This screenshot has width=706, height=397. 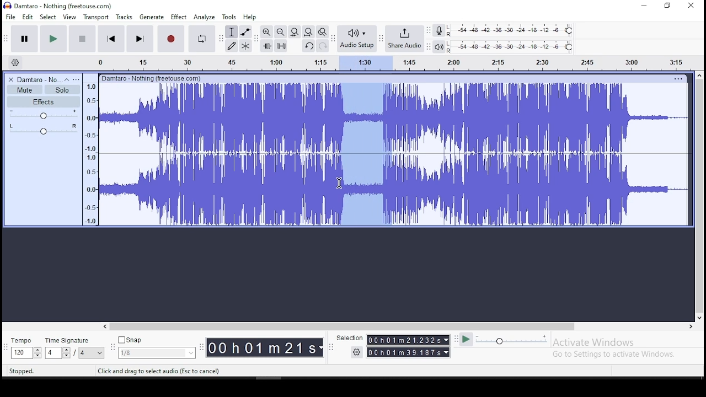 I want to click on selection tool, so click(x=232, y=32).